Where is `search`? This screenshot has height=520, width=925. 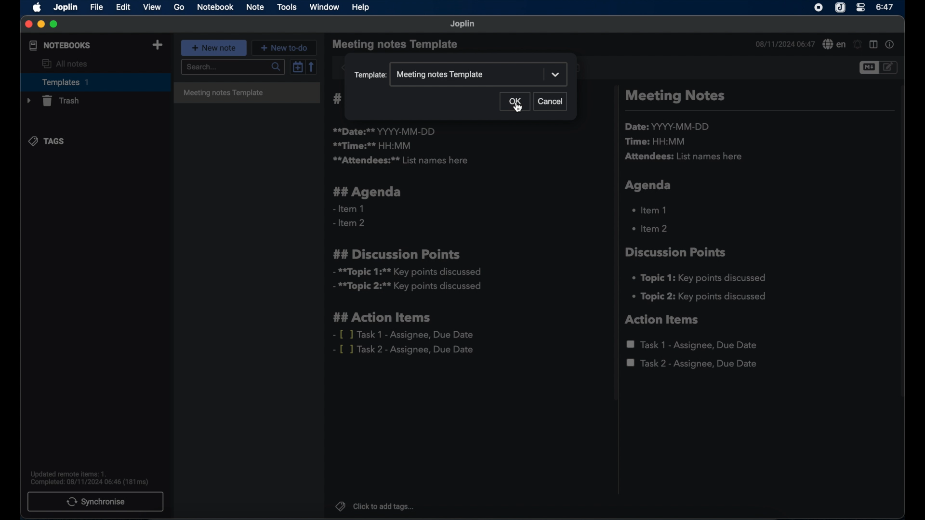 search is located at coordinates (232, 67).